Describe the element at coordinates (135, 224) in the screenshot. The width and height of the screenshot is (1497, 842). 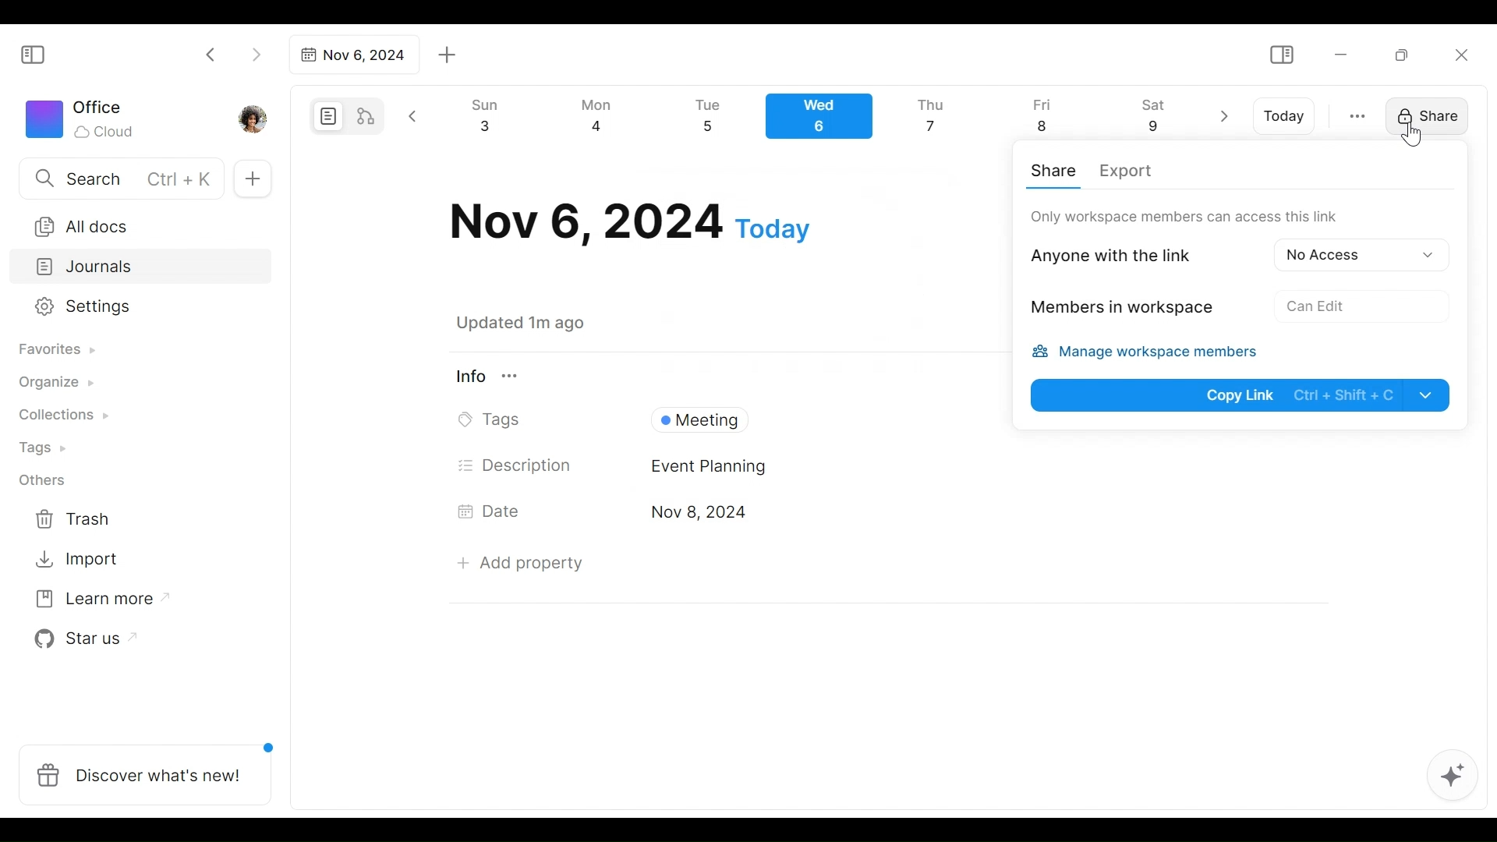
I see `All documents` at that location.